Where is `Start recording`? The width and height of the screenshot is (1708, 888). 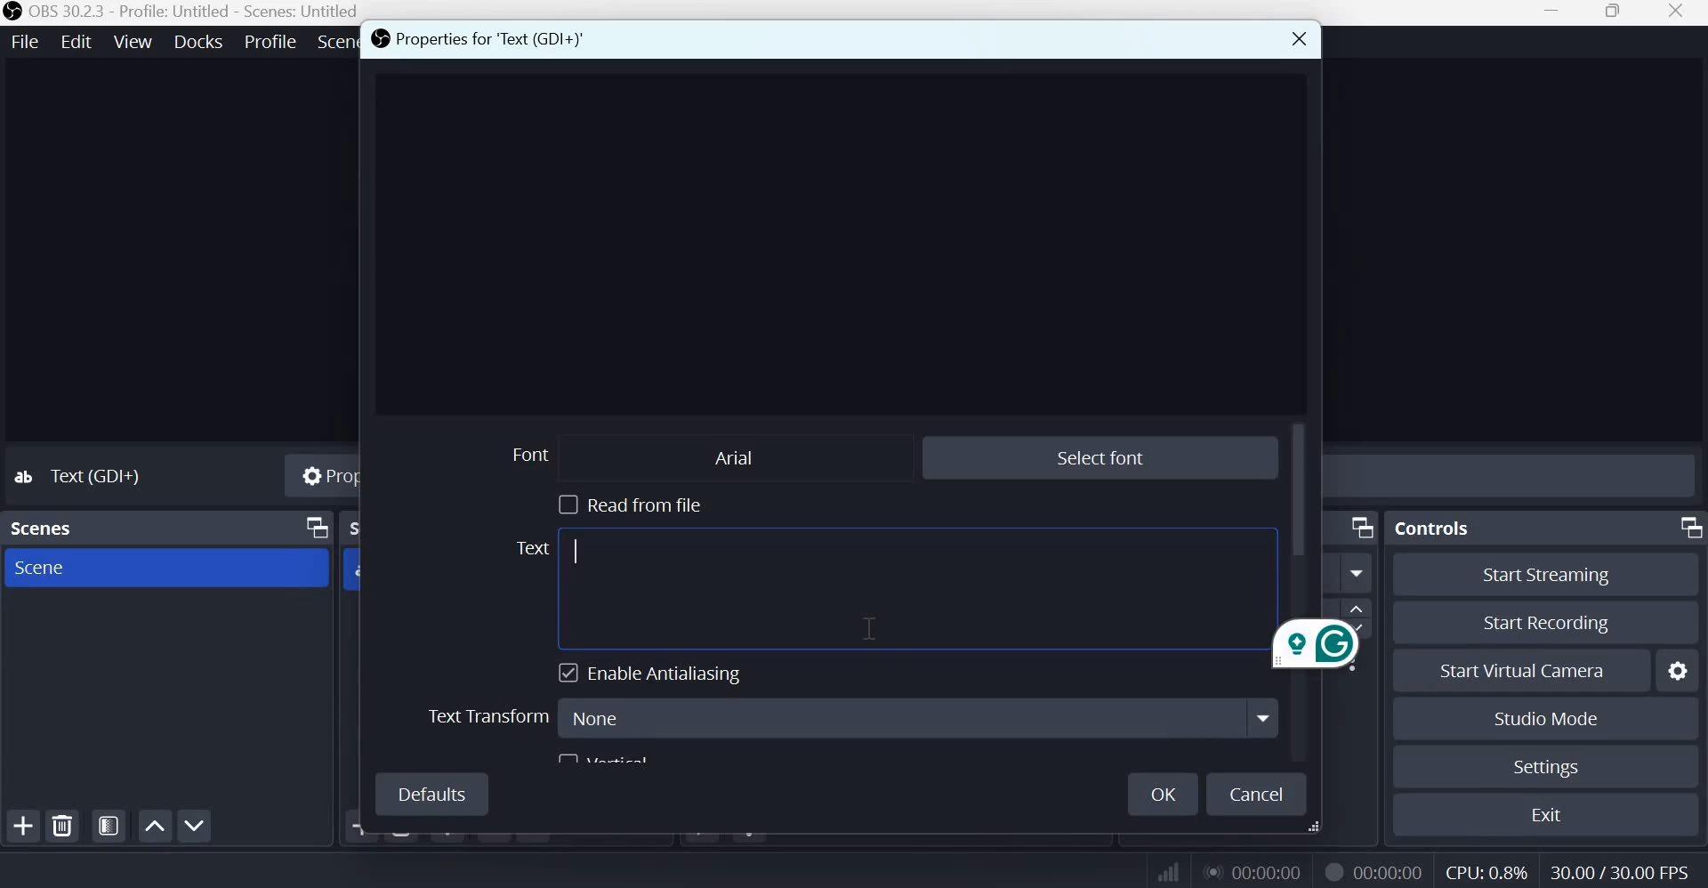 Start recording is located at coordinates (1541, 624).